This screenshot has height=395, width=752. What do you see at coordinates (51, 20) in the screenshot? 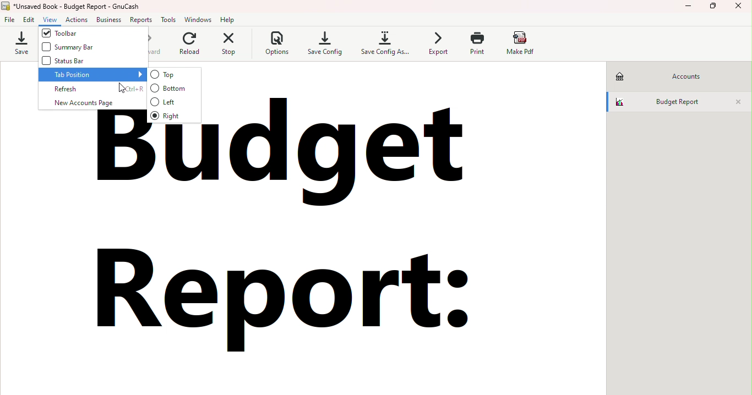
I see `View` at bounding box center [51, 20].